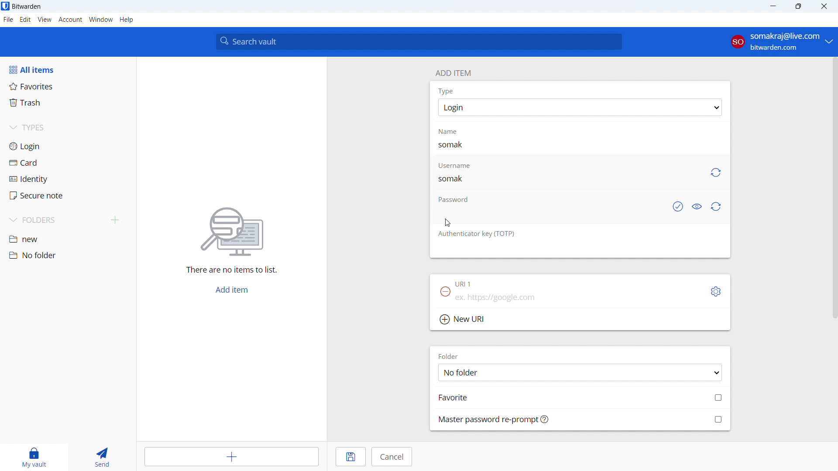 This screenshot has width=838, height=471. Describe the element at coordinates (115, 221) in the screenshot. I see `add folder` at that location.